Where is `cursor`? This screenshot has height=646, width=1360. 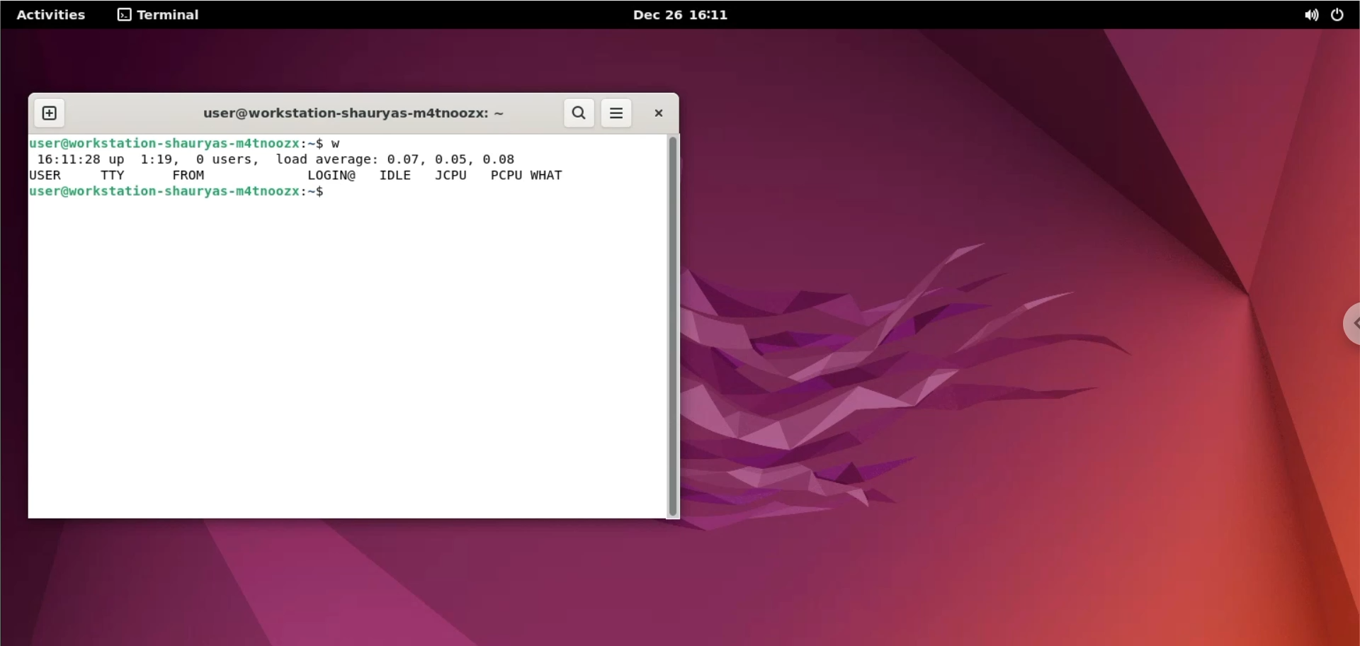 cursor is located at coordinates (342, 193).